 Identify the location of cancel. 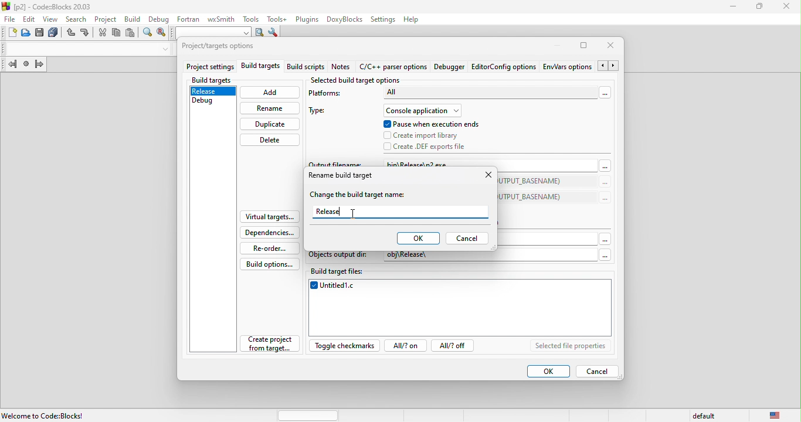
(467, 239).